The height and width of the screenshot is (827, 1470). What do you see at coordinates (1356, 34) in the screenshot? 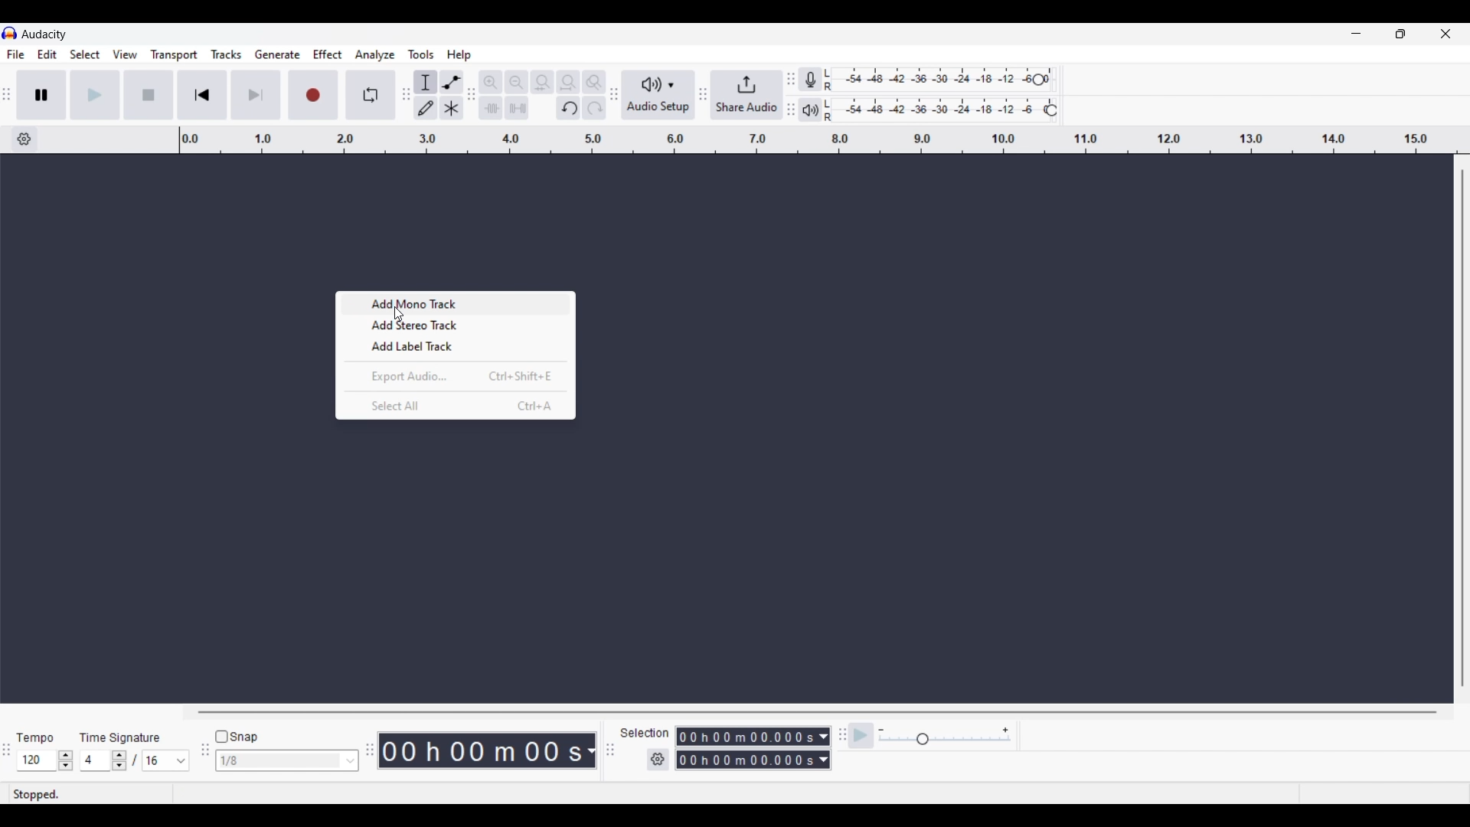
I see `Minimize` at bounding box center [1356, 34].